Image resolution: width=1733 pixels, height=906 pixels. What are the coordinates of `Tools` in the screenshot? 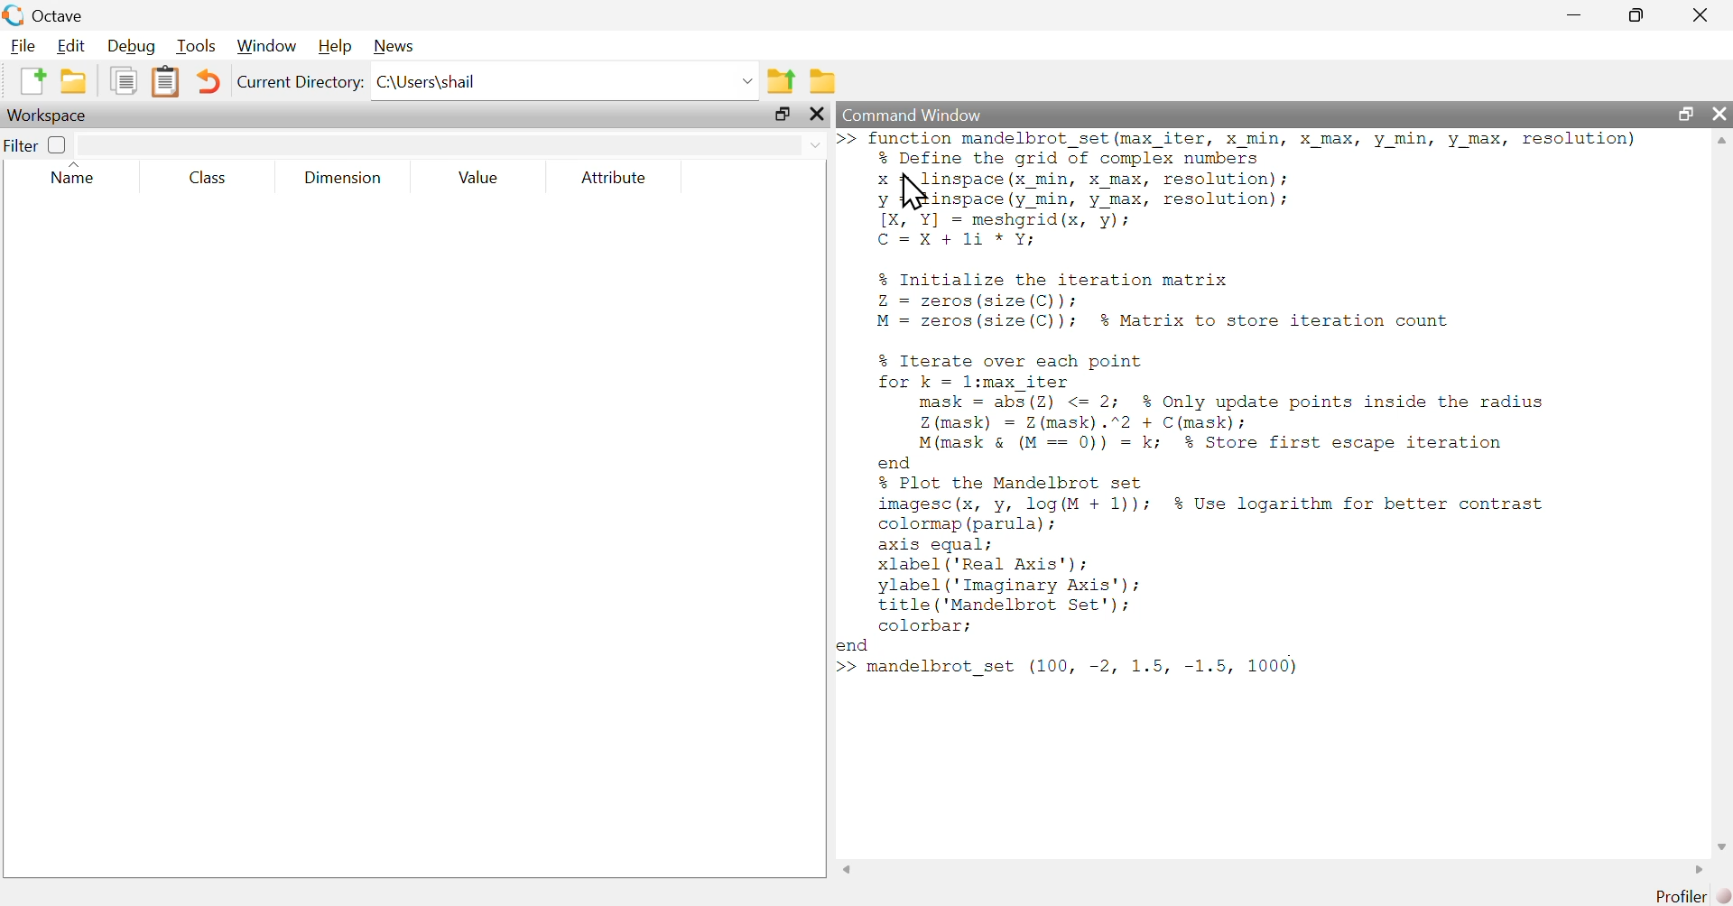 It's located at (193, 47).